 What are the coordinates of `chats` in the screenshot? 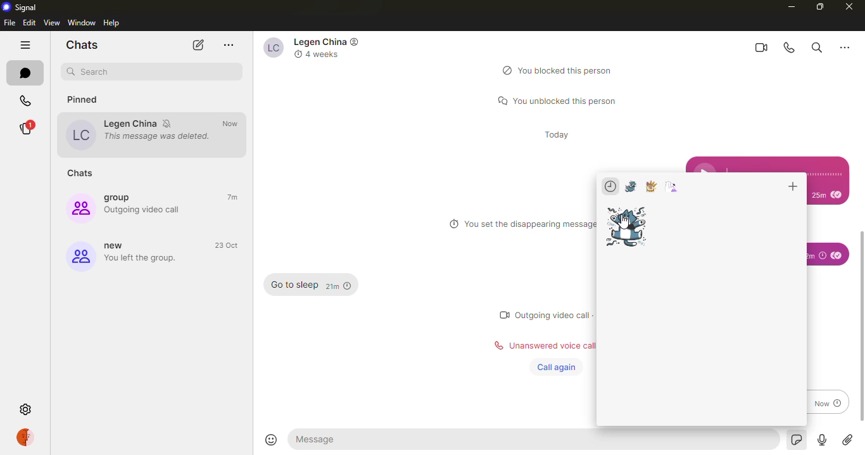 It's located at (84, 174).